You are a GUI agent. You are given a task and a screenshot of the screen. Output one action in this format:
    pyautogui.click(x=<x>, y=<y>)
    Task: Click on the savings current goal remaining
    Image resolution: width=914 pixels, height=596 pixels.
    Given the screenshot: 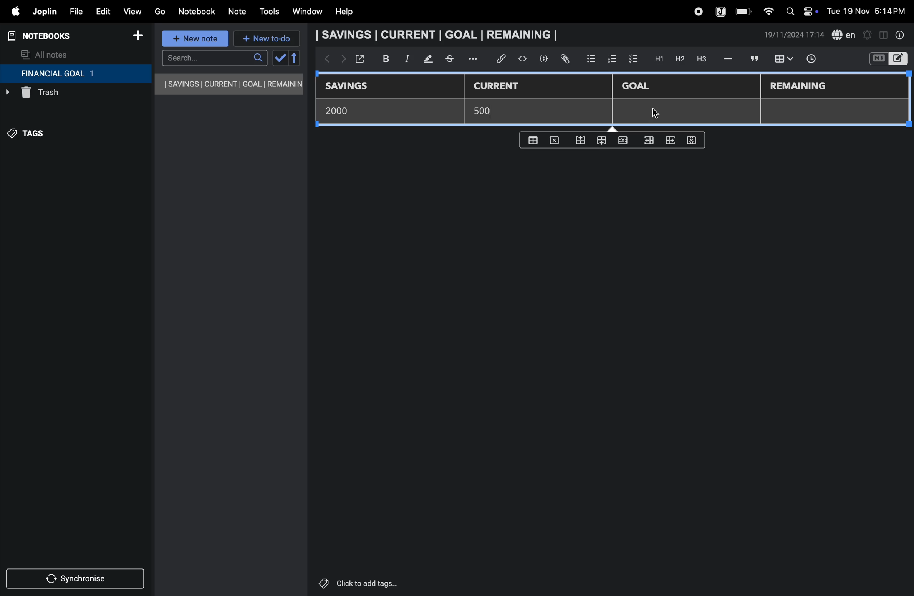 What is the action you would take?
    pyautogui.click(x=439, y=35)
    